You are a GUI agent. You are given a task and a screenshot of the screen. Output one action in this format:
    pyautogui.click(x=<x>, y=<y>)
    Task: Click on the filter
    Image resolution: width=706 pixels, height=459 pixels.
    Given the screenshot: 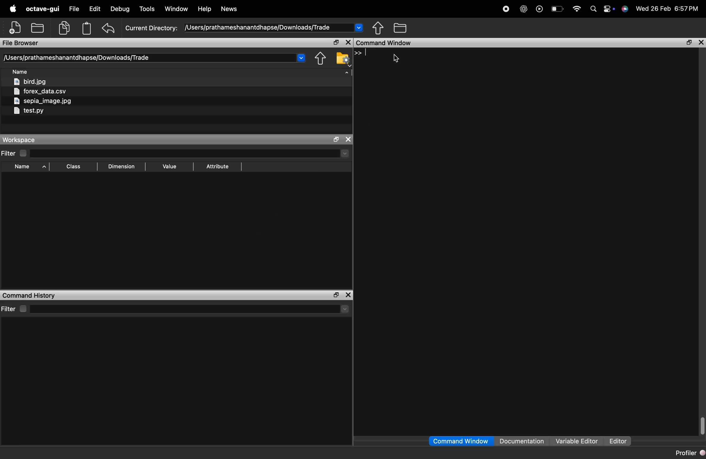 What is the action you would take?
    pyautogui.click(x=15, y=309)
    